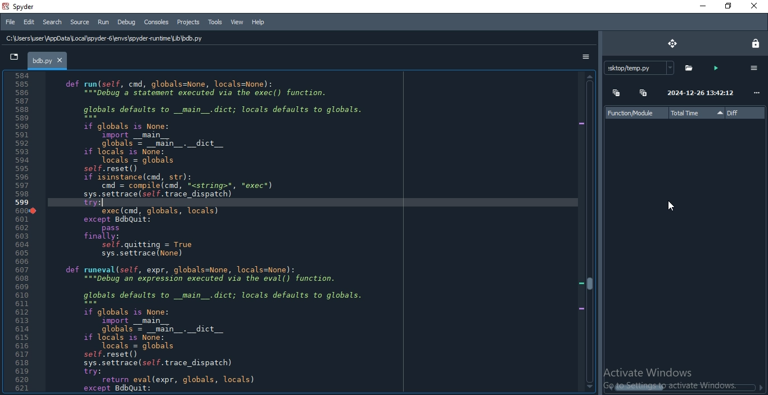 The width and height of the screenshot is (768, 395). Describe the element at coordinates (126, 21) in the screenshot. I see `Debug` at that location.